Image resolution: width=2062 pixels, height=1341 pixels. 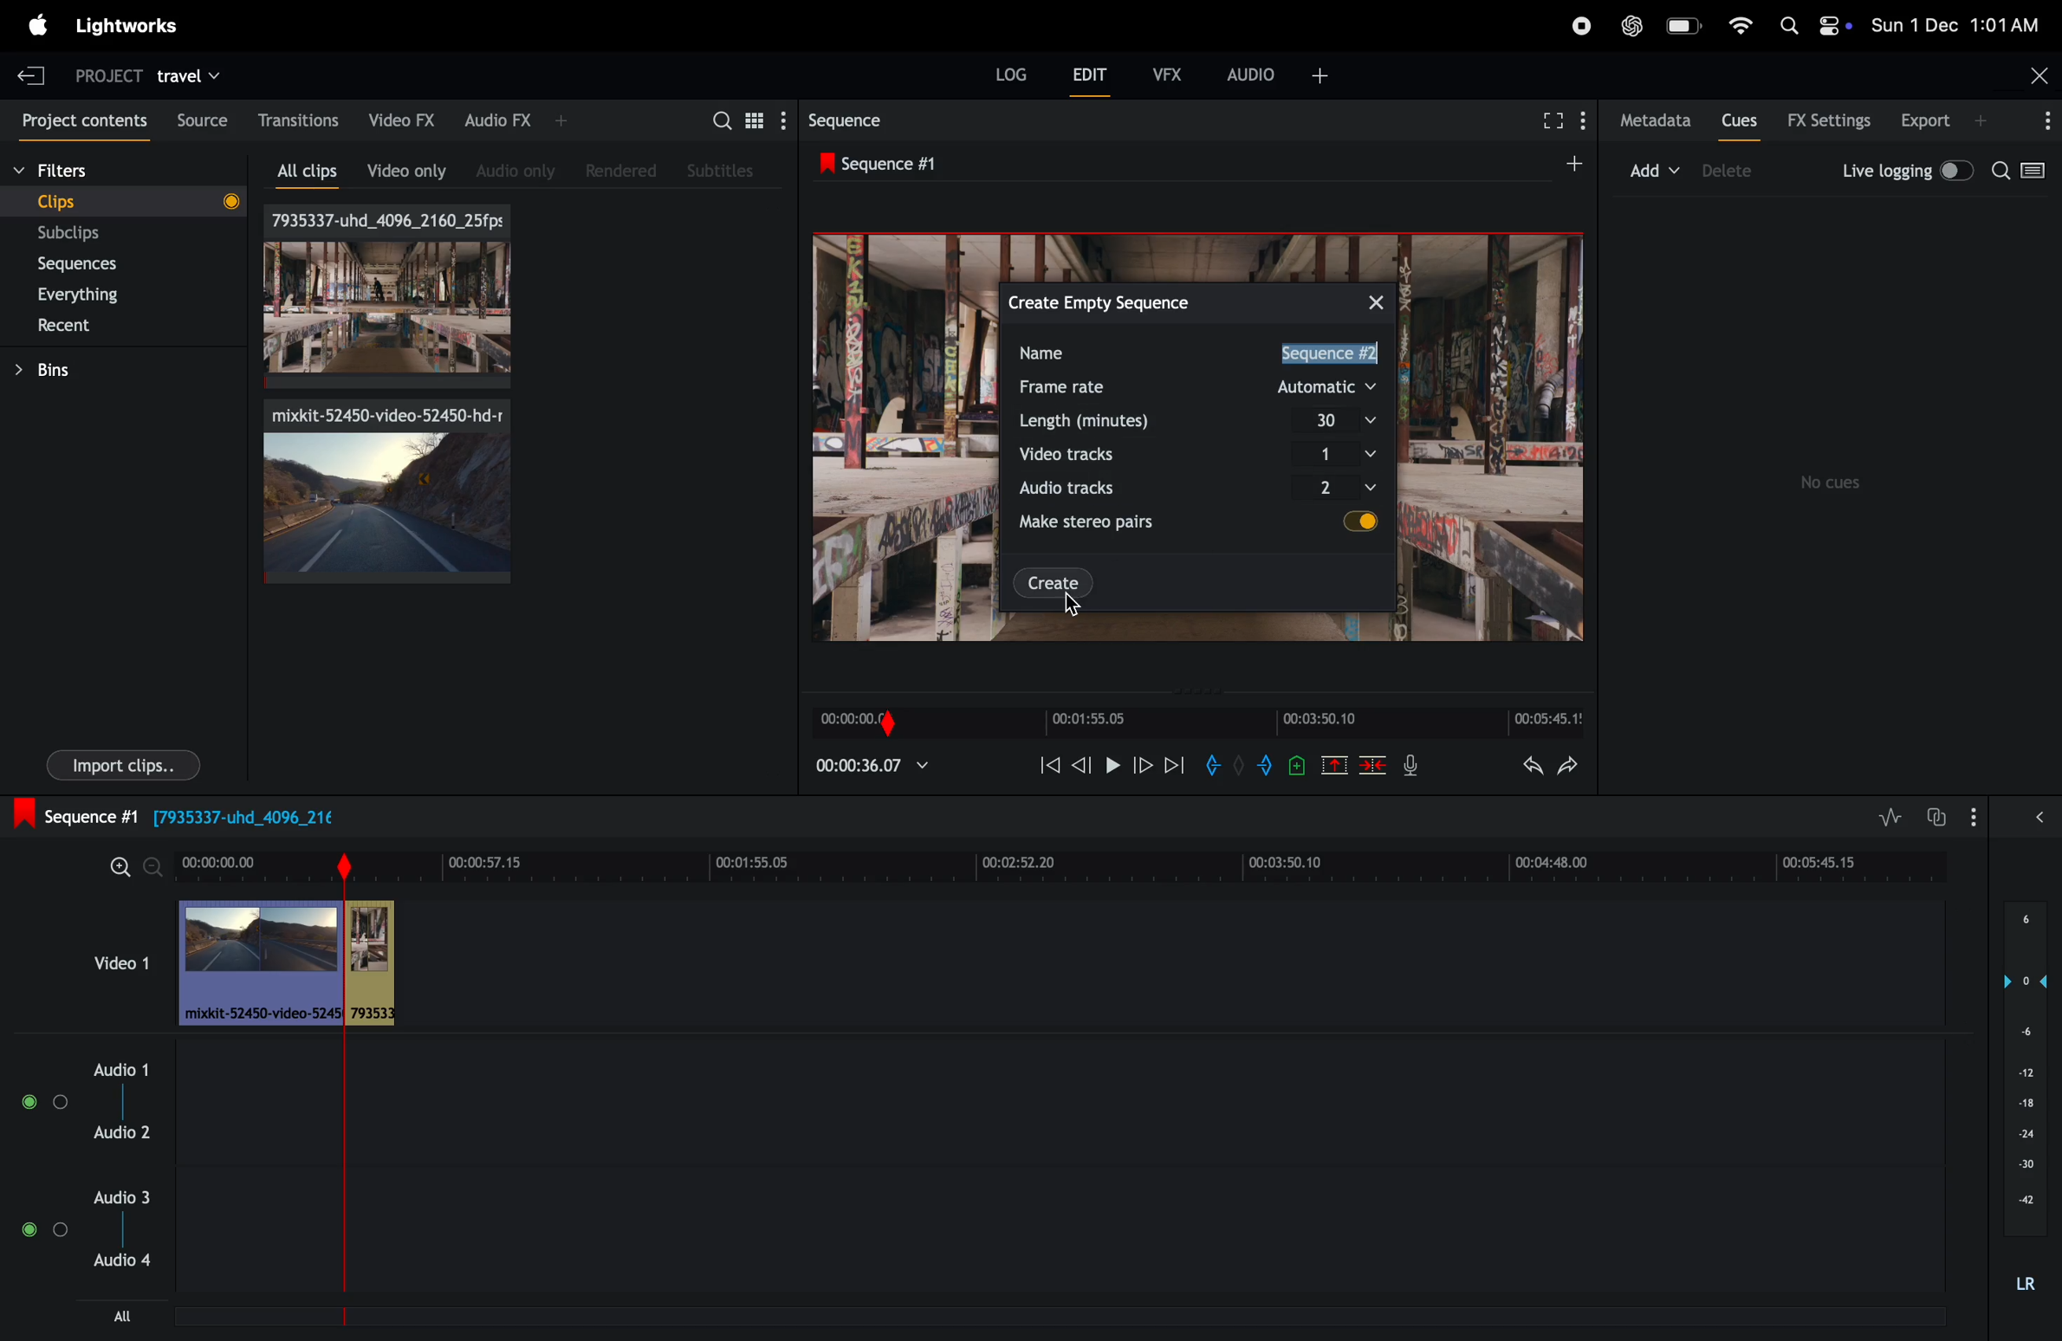 I want to click on pause play, so click(x=1110, y=762).